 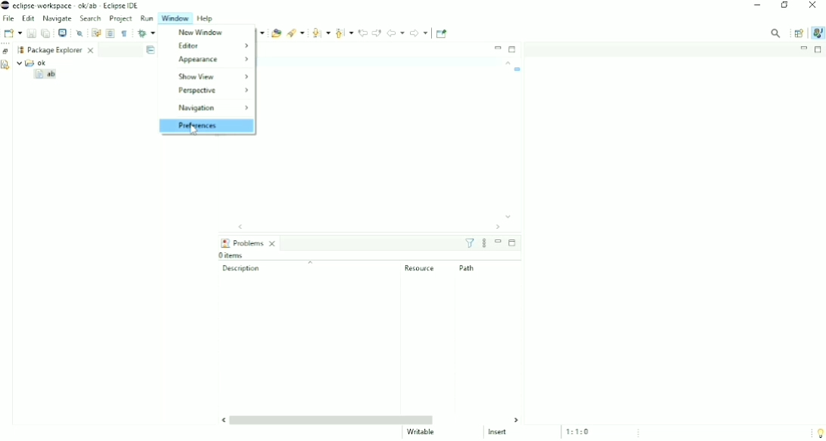 What do you see at coordinates (150, 50) in the screenshot?
I see `Collapse All` at bounding box center [150, 50].